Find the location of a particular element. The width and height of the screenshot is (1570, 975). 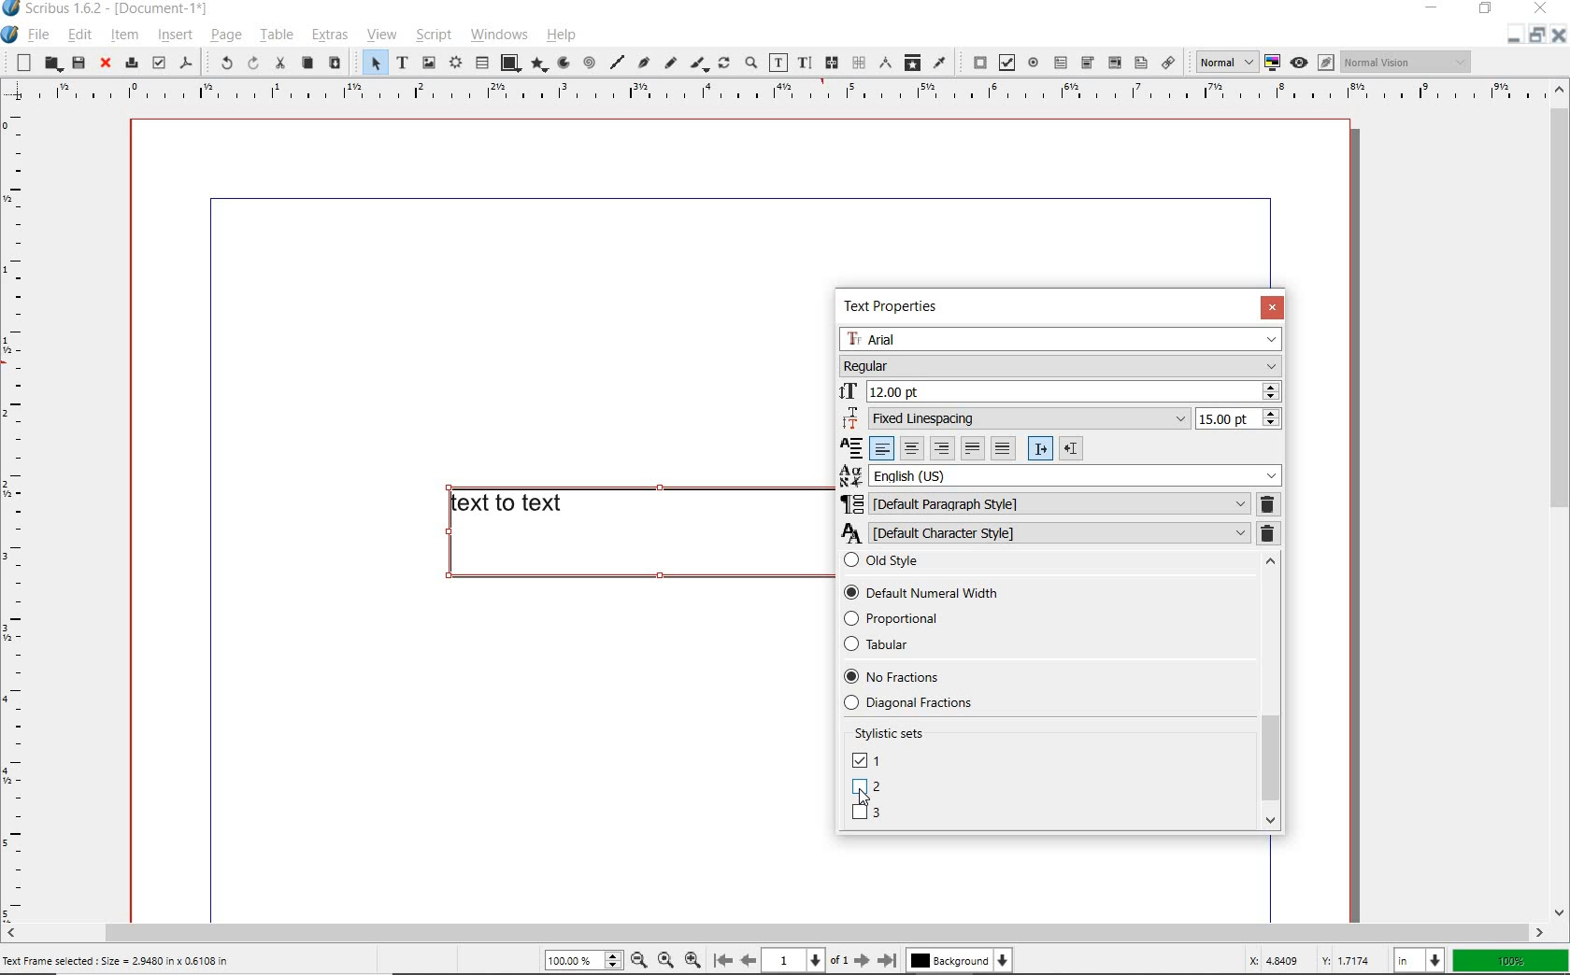

link annotation is located at coordinates (1169, 62).